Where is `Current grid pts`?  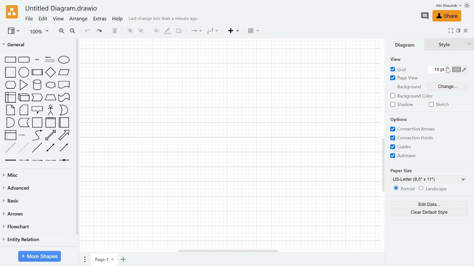
Current grid pts is located at coordinates (436, 70).